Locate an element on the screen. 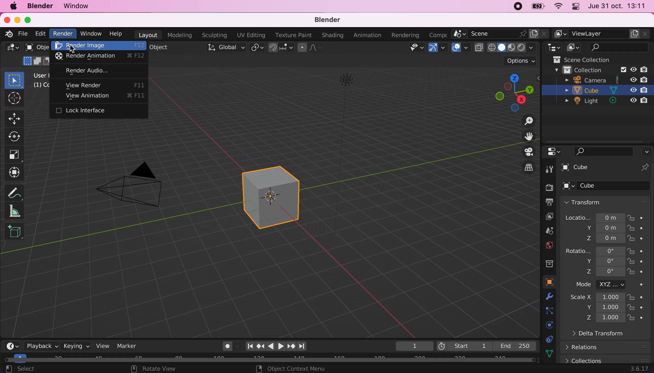 This screenshot has width=654, height=373. render is located at coordinates (62, 34).